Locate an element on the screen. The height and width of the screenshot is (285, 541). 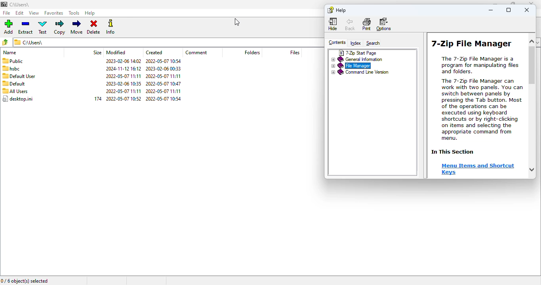
help is located at coordinates (341, 11).